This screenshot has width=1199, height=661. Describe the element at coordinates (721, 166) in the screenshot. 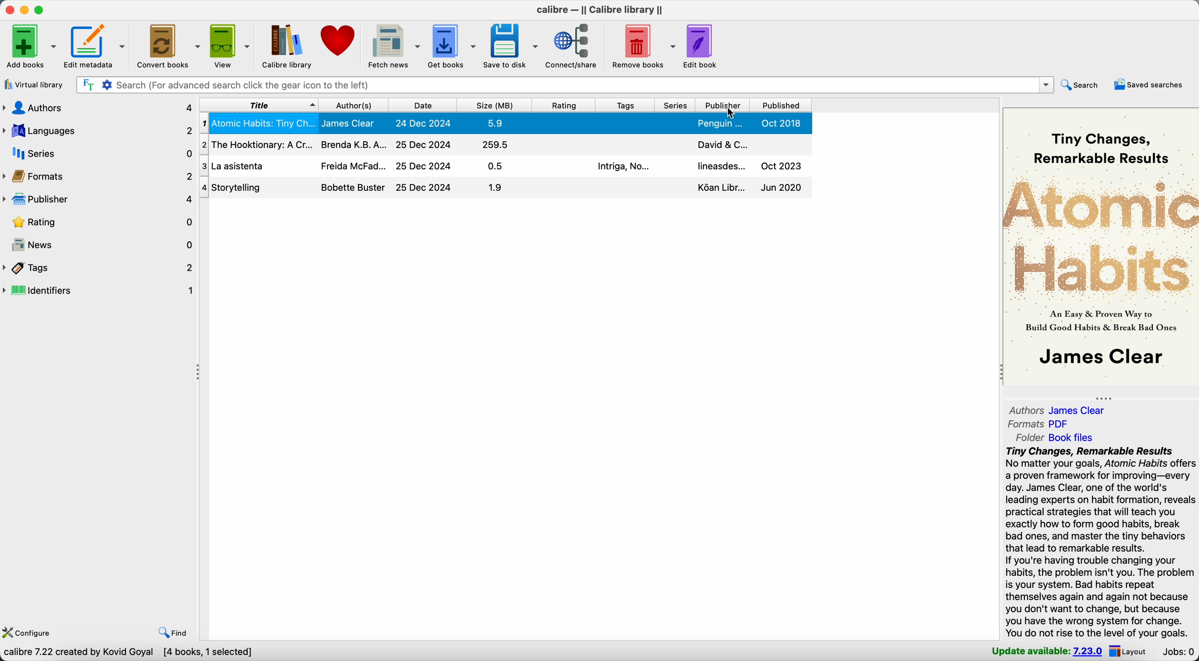

I see `lineasdes...` at that location.